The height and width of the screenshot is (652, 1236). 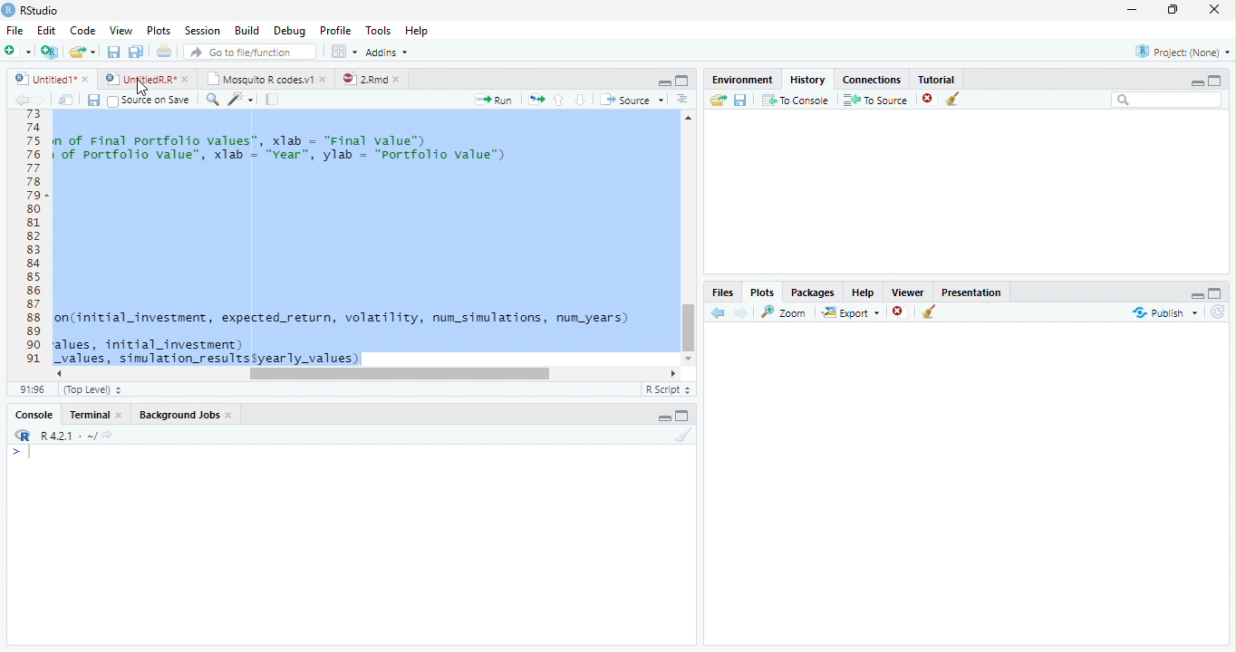 What do you see at coordinates (785, 312) in the screenshot?
I see `Zoom` at bounding box center [785, 312].